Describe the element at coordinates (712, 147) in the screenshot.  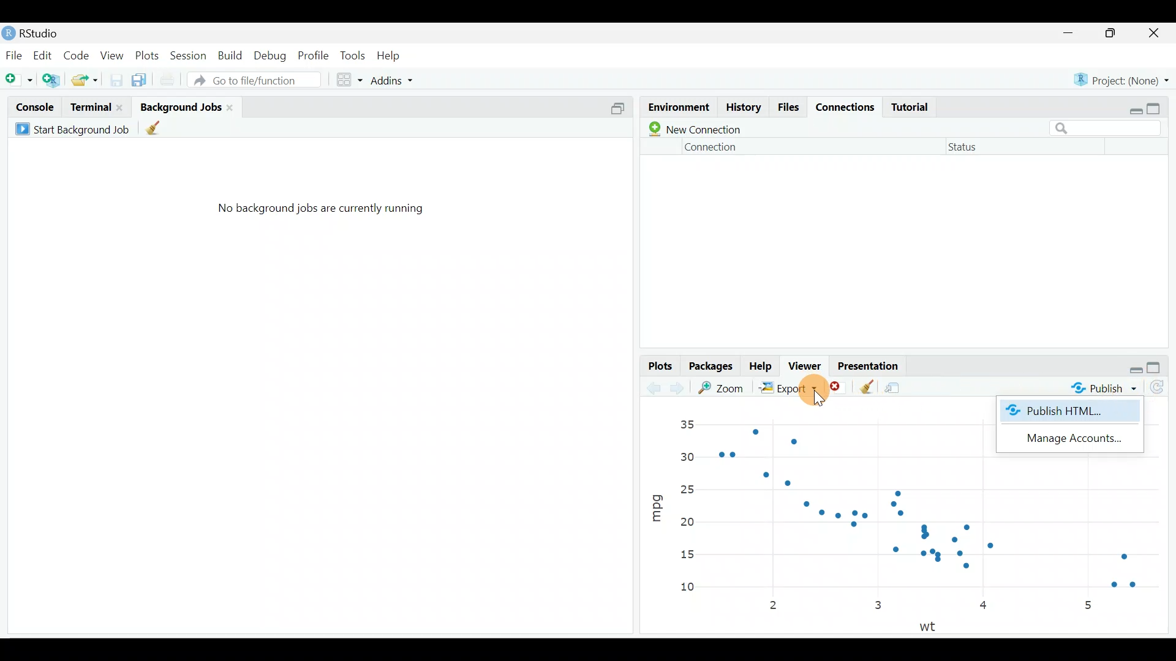
I see `Connection` at that location.